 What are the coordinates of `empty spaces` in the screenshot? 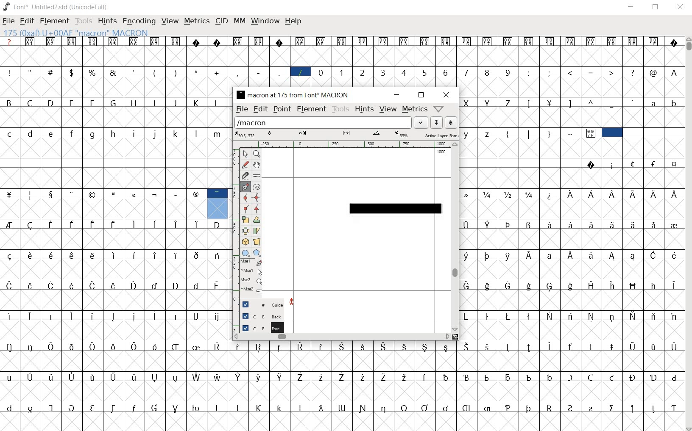 It's located at (653, 133).